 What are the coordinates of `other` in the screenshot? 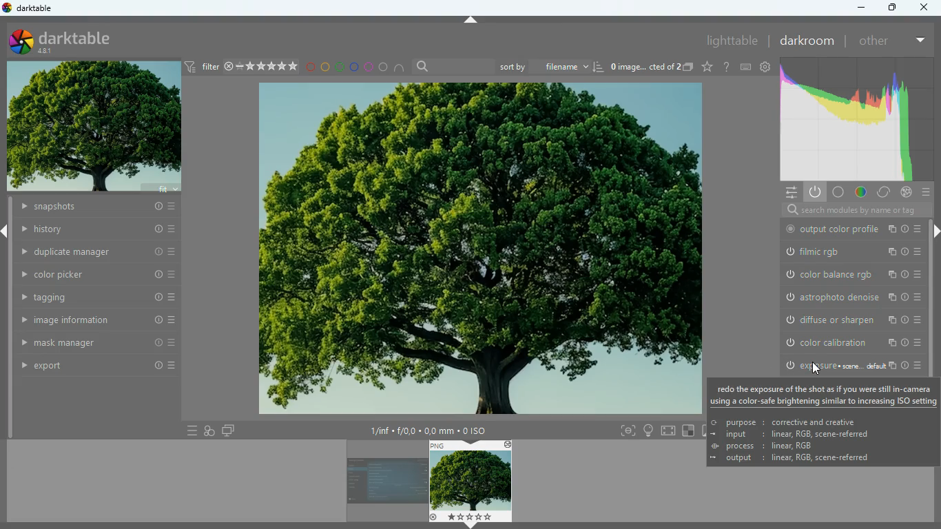 It's located at (875, 42).